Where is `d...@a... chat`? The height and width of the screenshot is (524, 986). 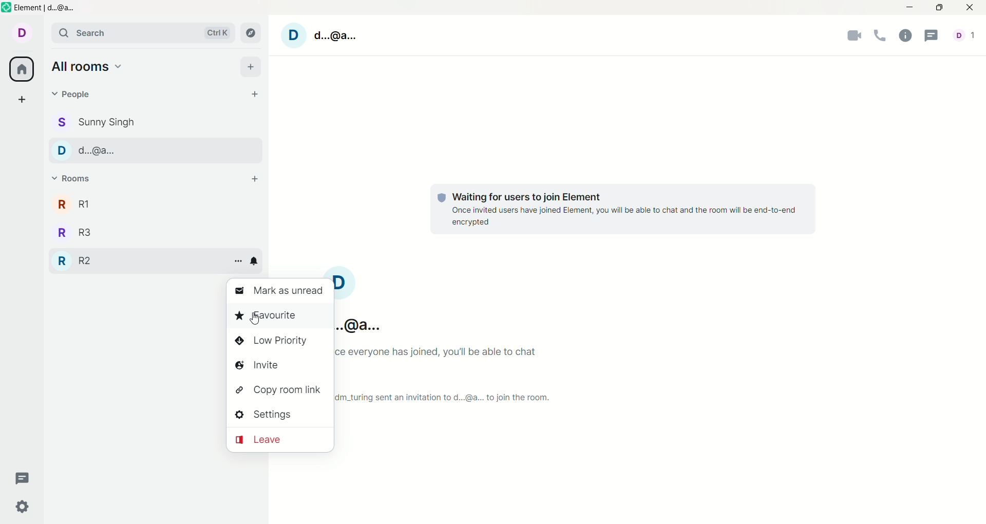
d...@a... chat is located at coordinates (146, 150).